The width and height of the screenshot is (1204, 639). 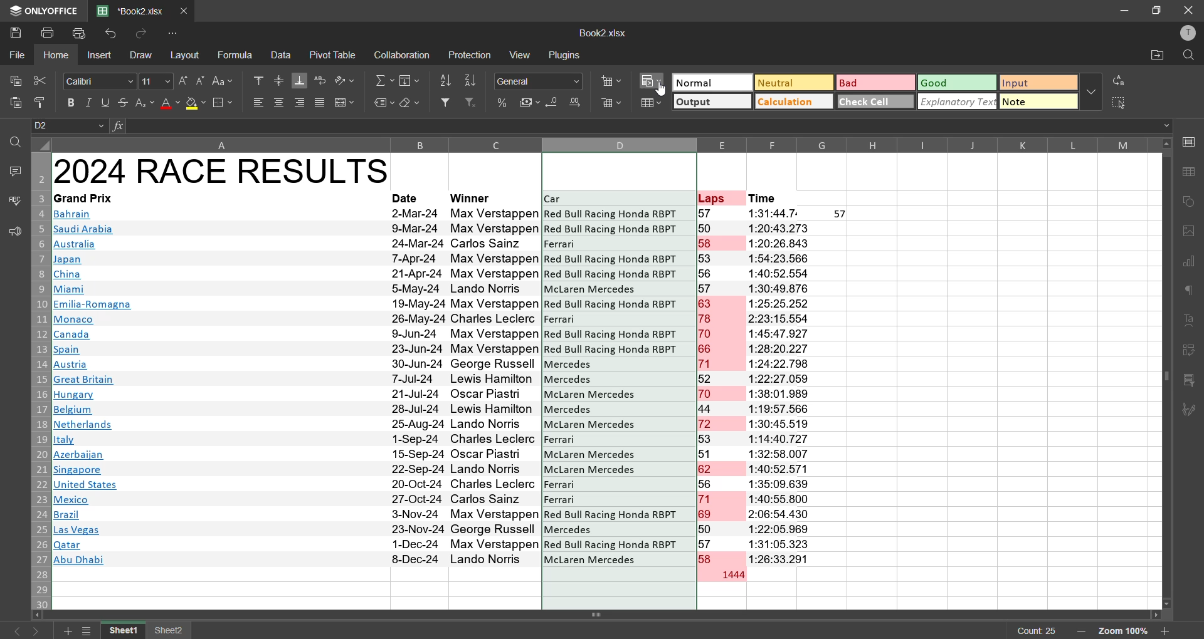 What do you see at coordinates (663, 90) in the screenshot?
I see `cursor` at bounding box center [663, 90].